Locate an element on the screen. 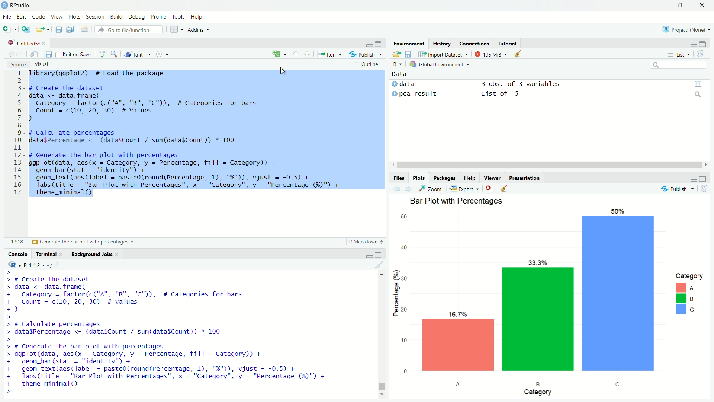 The width and height of the screenshot is (714, 402). Zoom is located at coordinates (431, 189).